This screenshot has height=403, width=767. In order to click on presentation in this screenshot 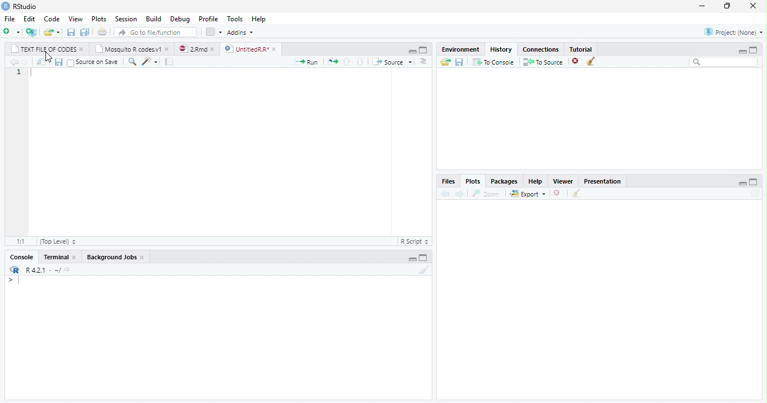, I will do `click(600, 180)`.